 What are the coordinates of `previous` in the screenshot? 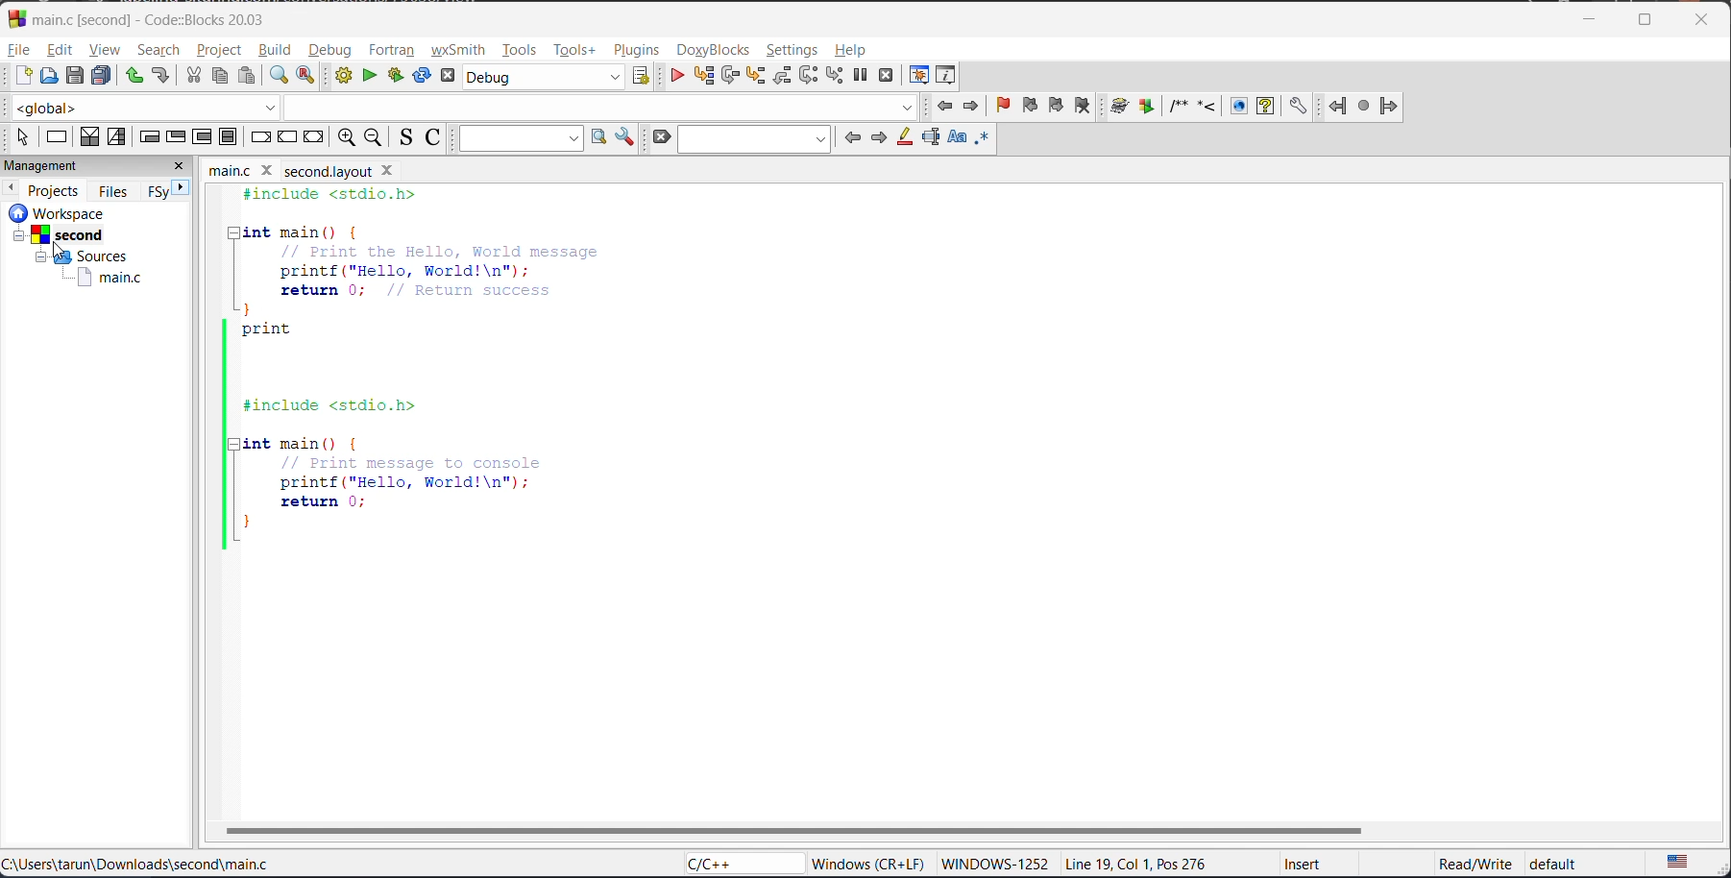 It's located at (11, 188).